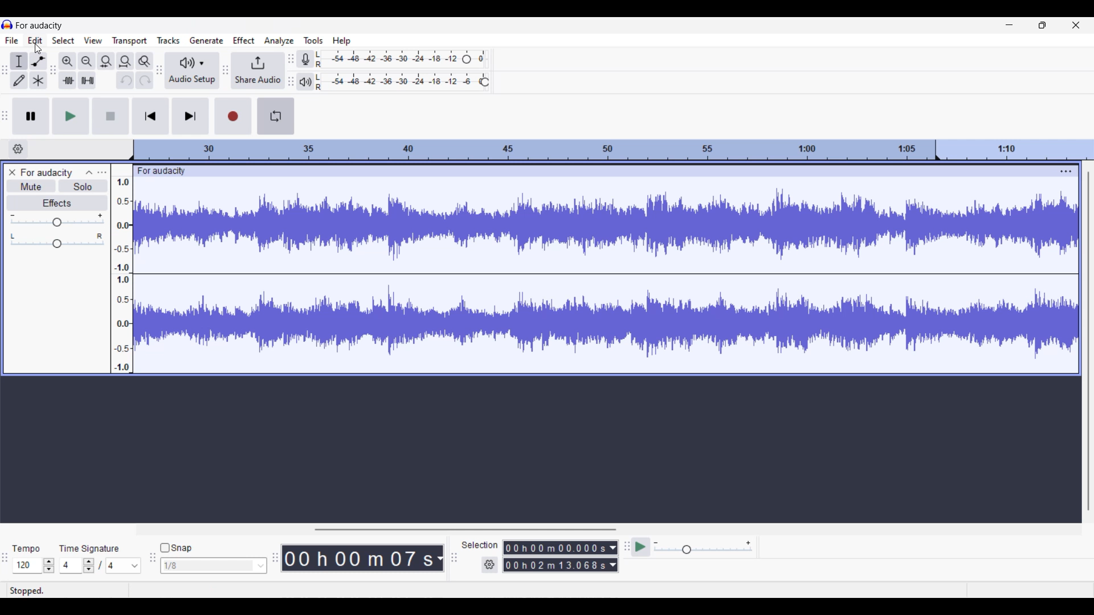 The width and height of the screenshot is (1094, 615). Describe the element at coordinates (490, 565) in the screenshot. I see `Selection settings` at that location.